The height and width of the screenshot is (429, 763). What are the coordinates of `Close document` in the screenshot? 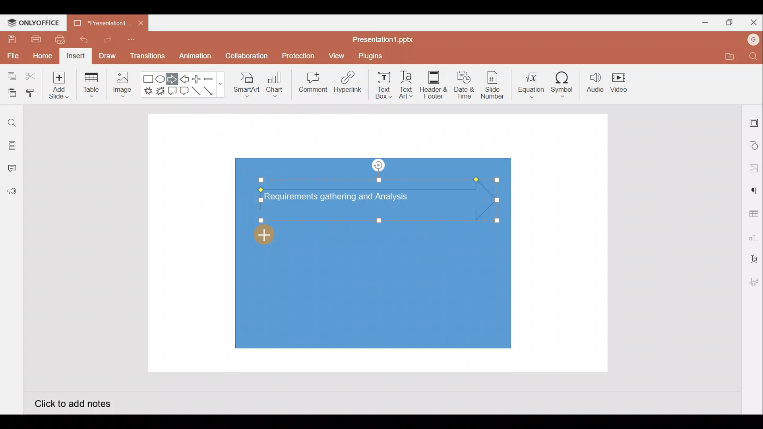 It's located at (141, 21).